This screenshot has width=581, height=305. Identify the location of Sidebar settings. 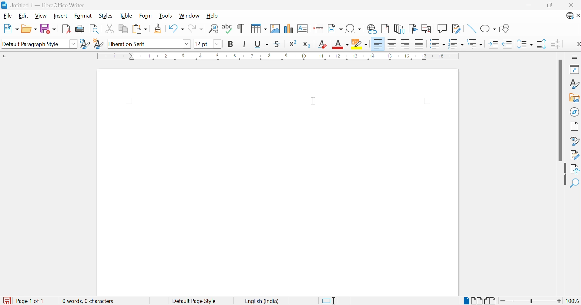
(575, 57).